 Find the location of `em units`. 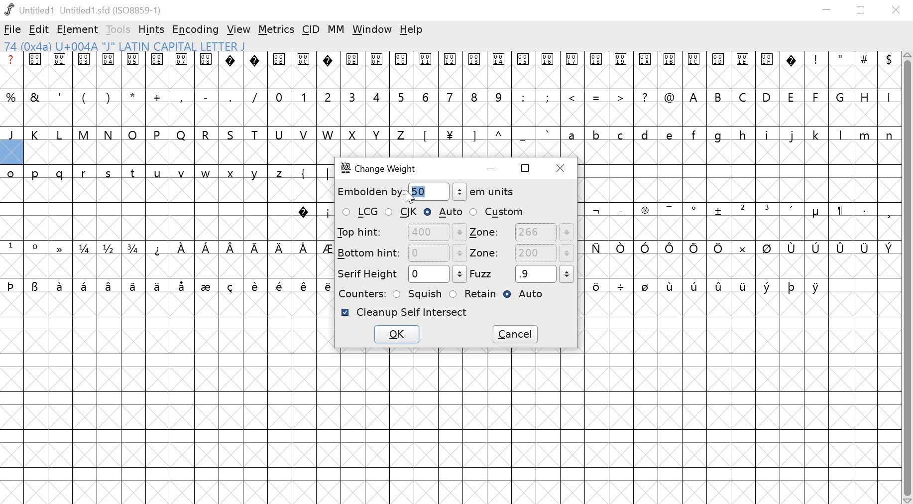

em units is located at coordinates (484, 192).